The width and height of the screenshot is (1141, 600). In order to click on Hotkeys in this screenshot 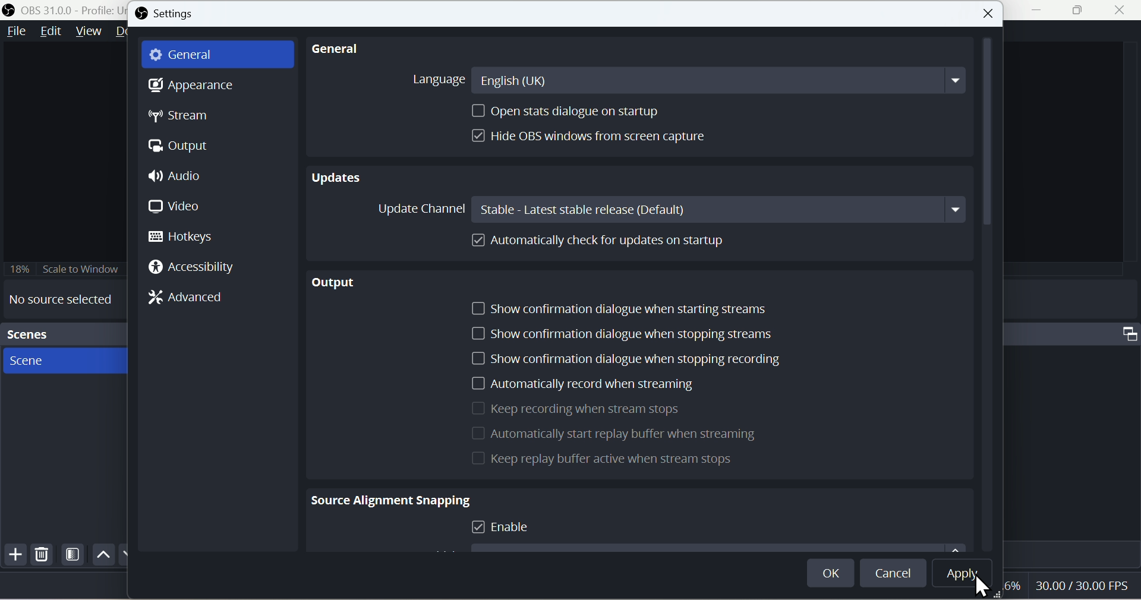, I will do `click(188, 239)`.